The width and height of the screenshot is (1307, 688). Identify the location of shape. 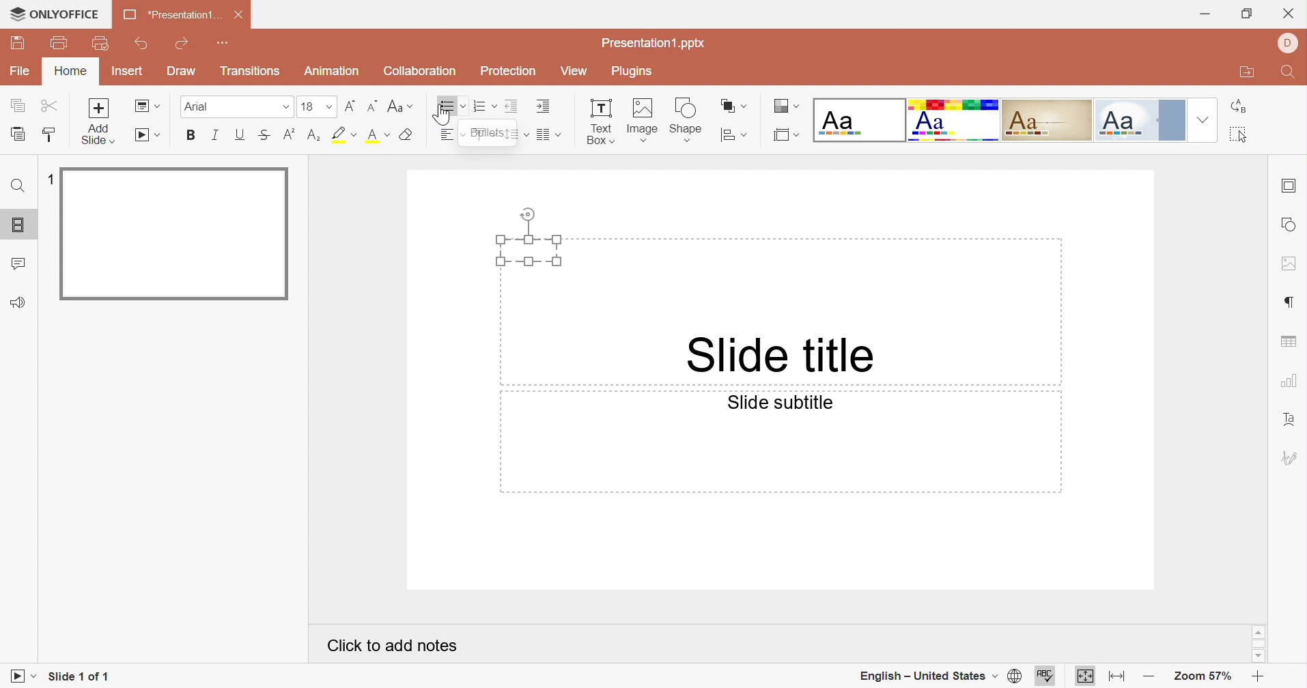
(690, 119).